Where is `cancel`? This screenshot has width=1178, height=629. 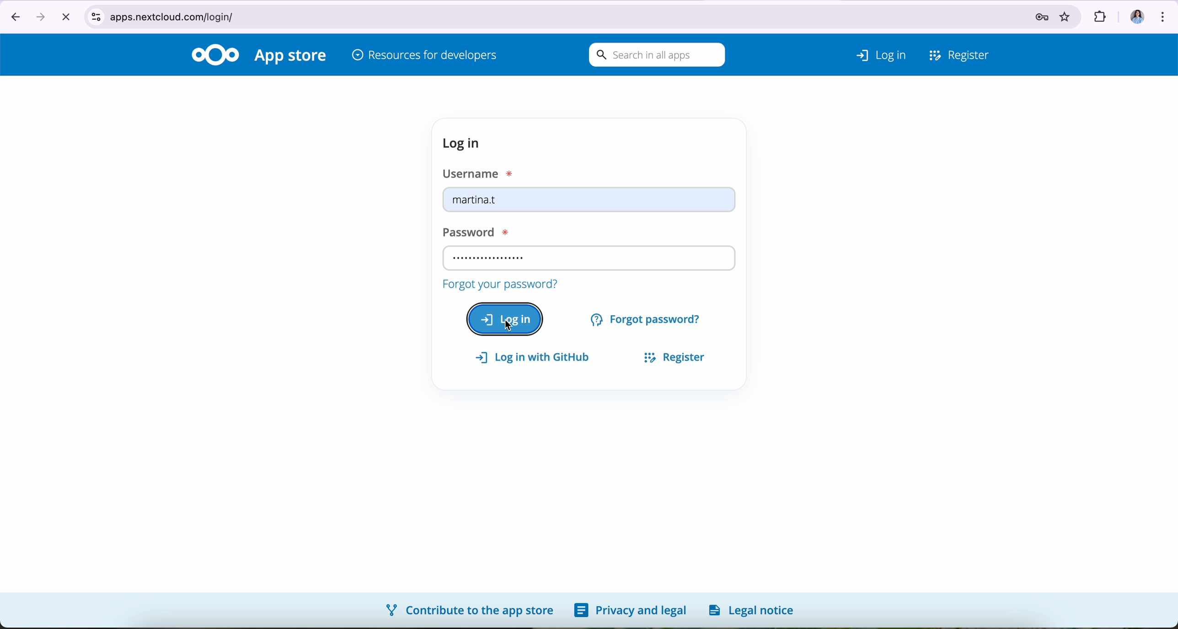 cancel is located at coordinates (65, 16).